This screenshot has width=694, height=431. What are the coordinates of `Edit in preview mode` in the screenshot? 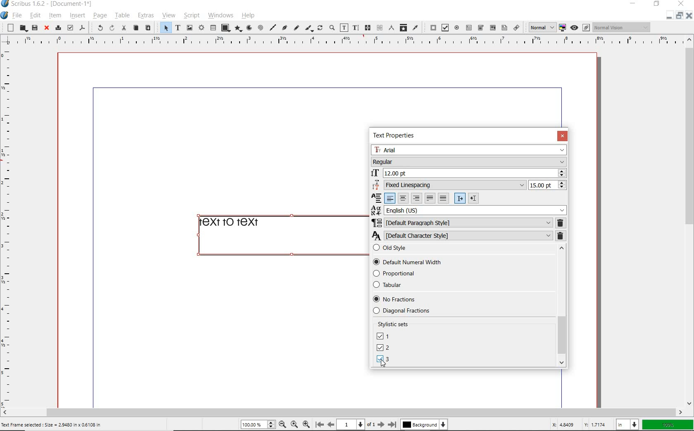 It's located at (586, 28).